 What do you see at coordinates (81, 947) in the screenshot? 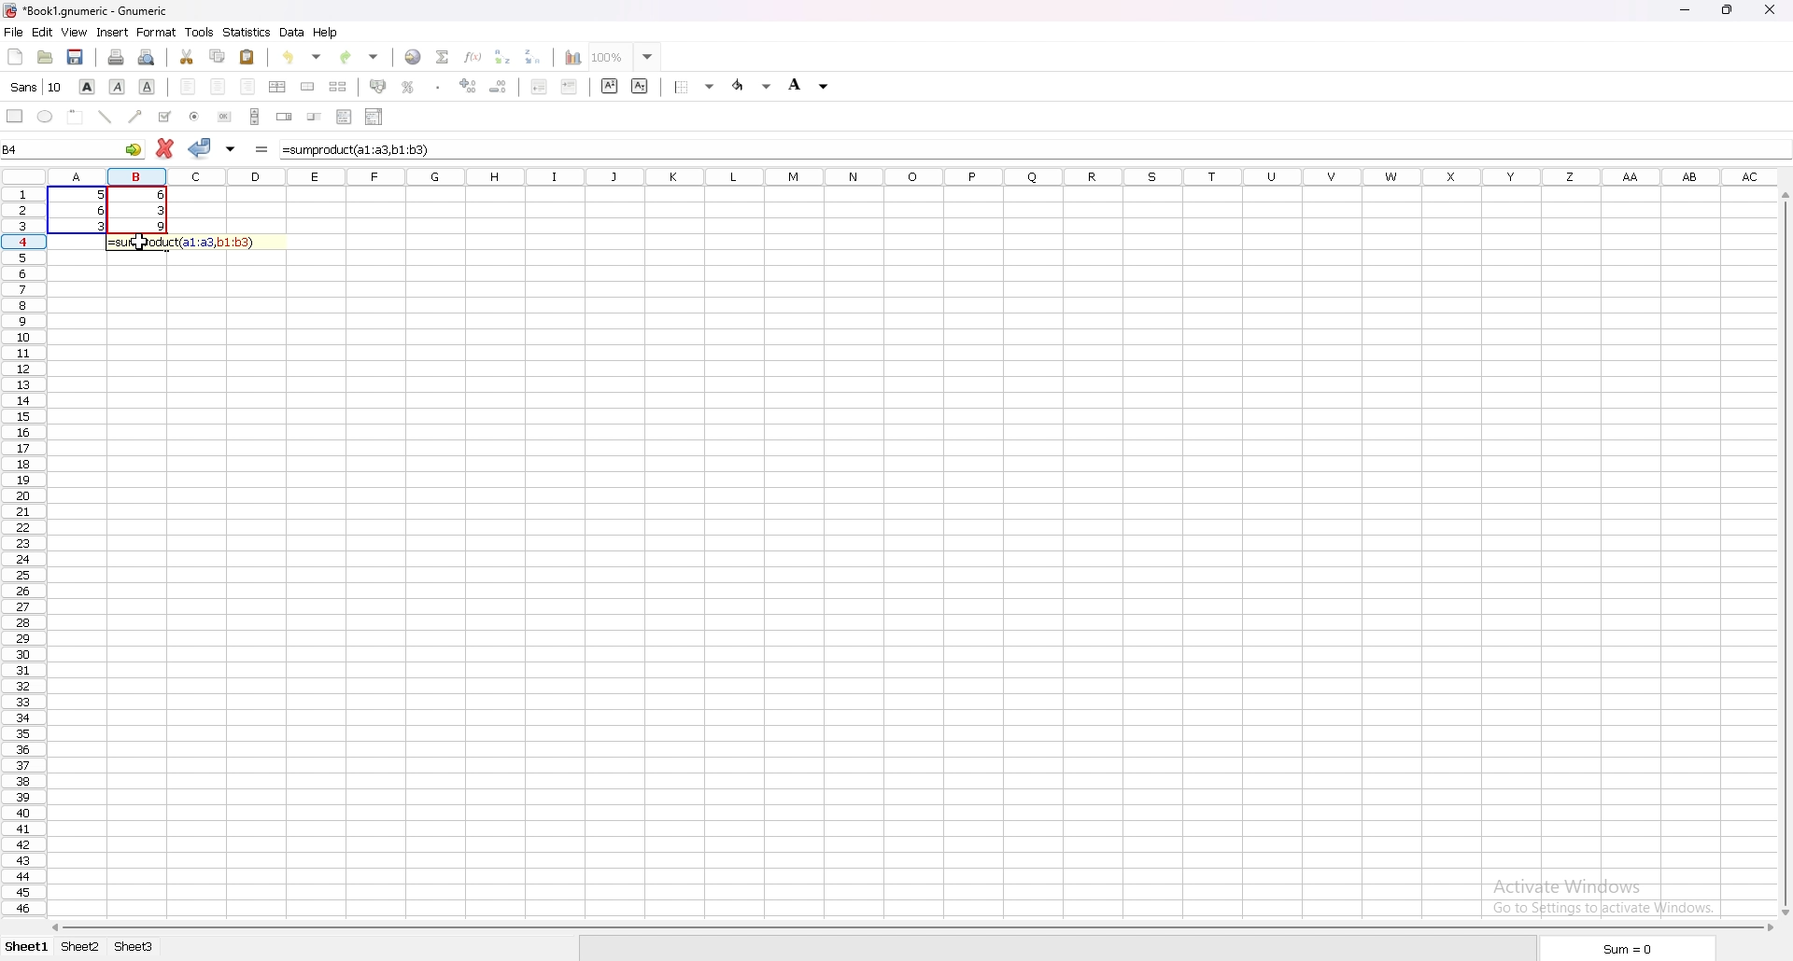
I see `sheet` at bounding box center [81, 947].